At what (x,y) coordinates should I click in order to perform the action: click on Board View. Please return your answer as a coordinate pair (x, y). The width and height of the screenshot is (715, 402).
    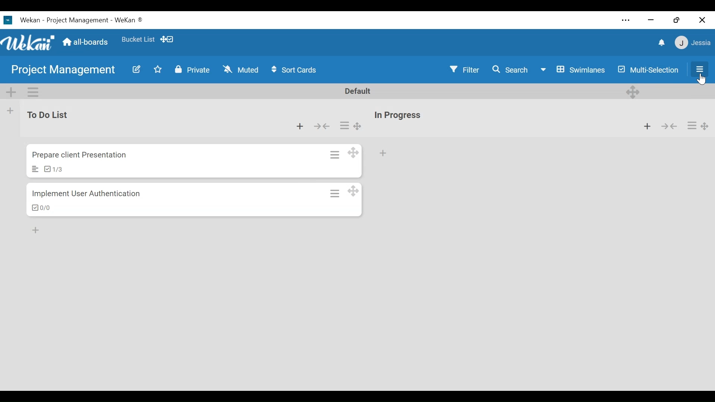
    Looking at the image, I should click on (573, 71).